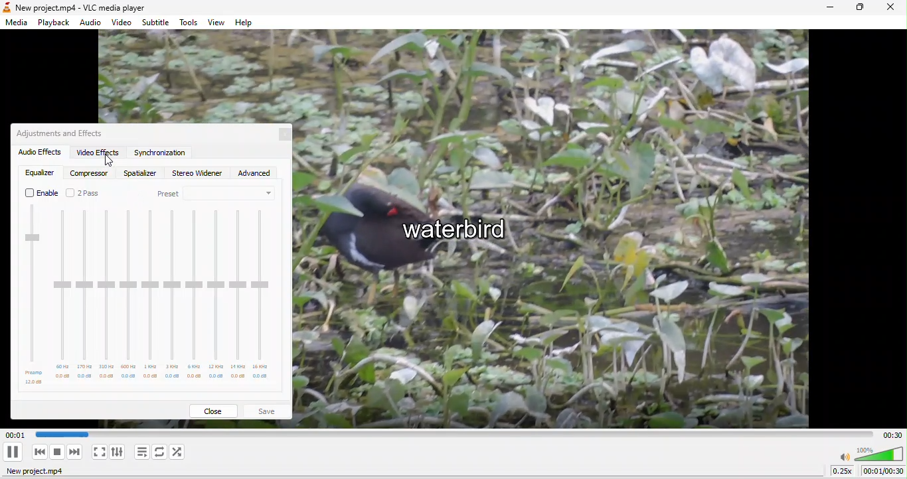 This screenshot has height=479, width=907. I want to click on 1khz volume bar, so click(150, 296).